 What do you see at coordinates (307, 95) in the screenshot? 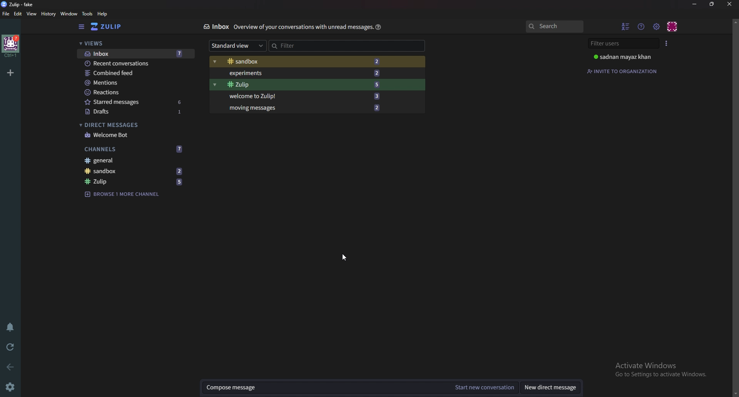
I see `Welcome to Zulip` at bounding box center [307, 95].